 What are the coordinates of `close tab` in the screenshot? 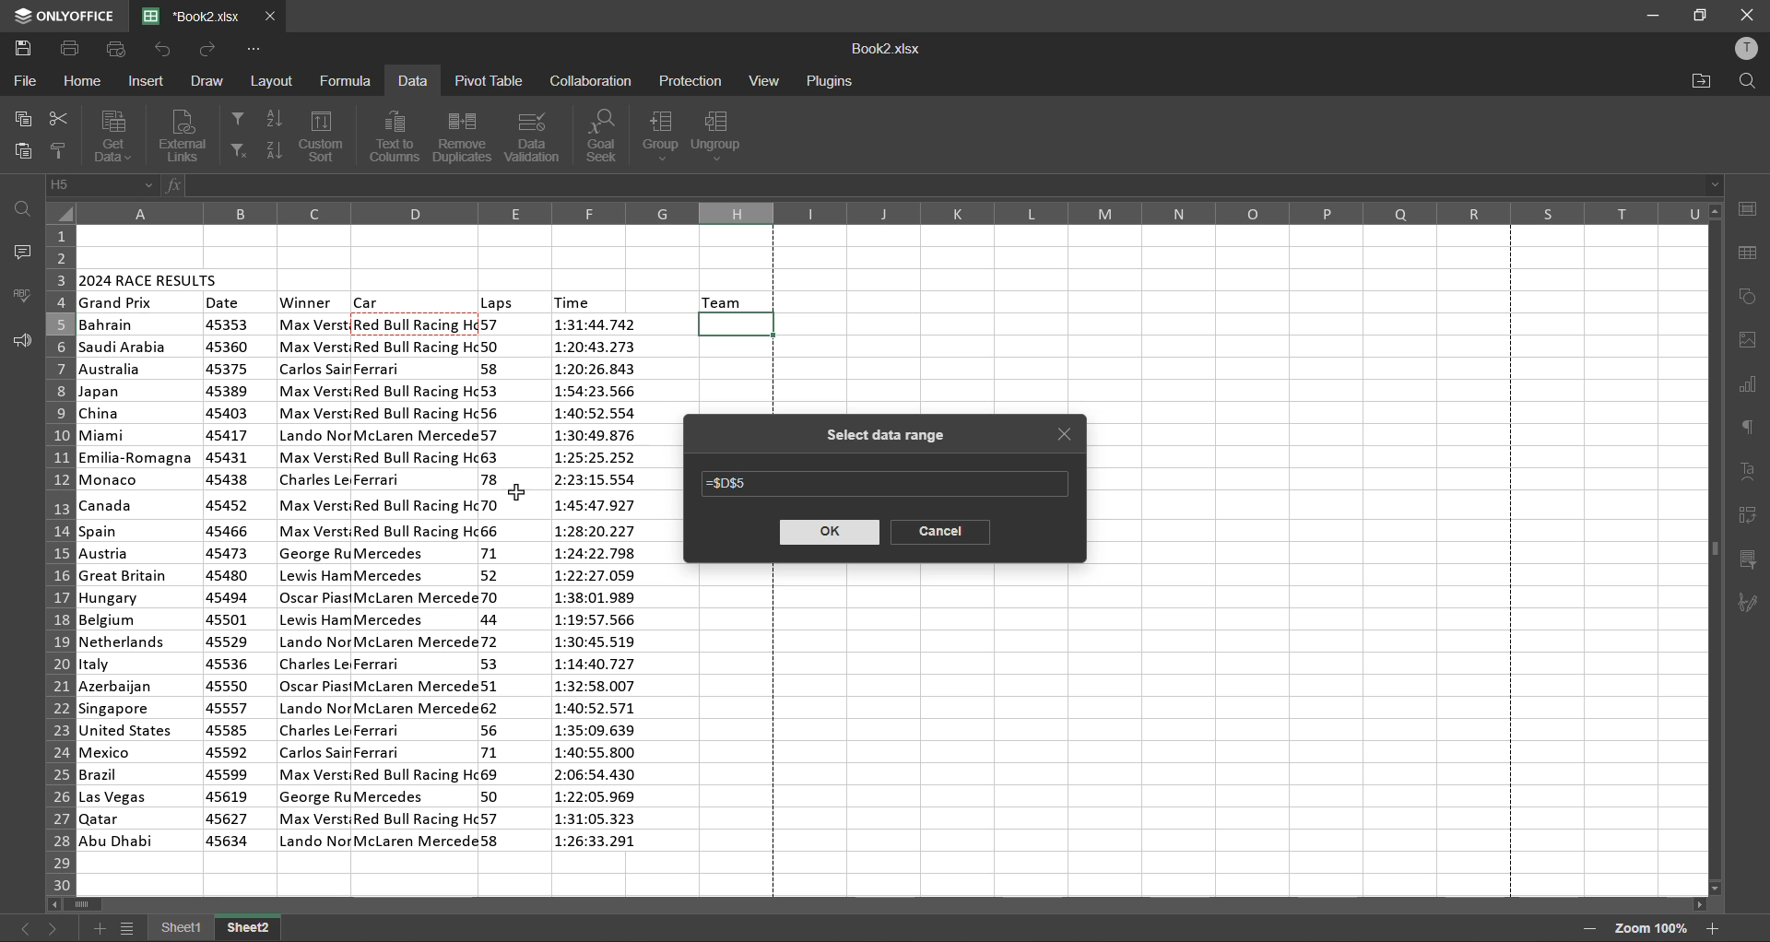 It's located at (271, 17).